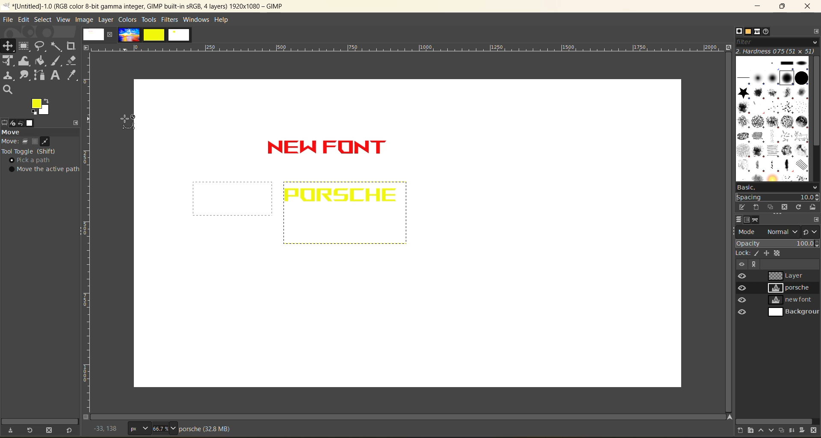 The width and height of the screenshot is (821, 438). What do you see at coordinates (24, 62) in the screenshot?
I see `wrape transform` at bounding box center [24, 62].